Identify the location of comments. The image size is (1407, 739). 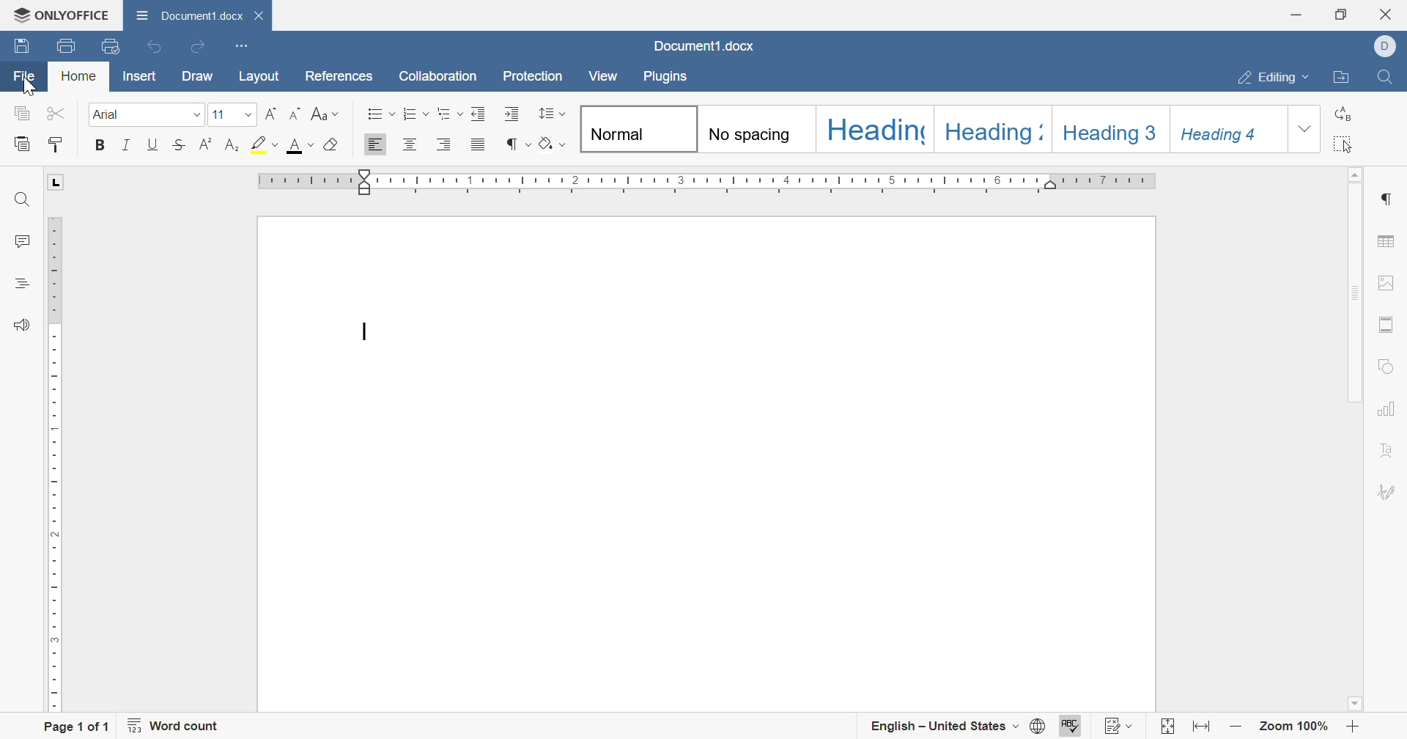
(21, 239).